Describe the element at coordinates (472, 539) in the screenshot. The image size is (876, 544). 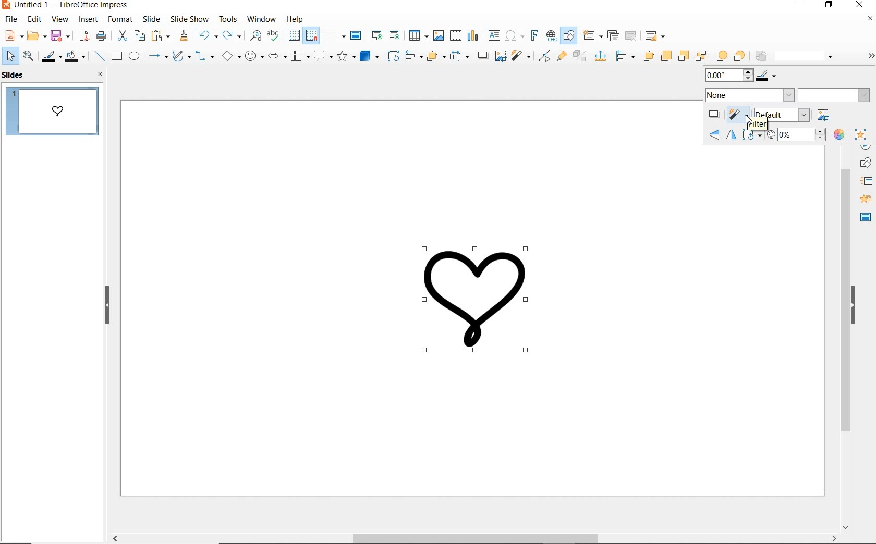
I see `SCROLLBAR` at that location.